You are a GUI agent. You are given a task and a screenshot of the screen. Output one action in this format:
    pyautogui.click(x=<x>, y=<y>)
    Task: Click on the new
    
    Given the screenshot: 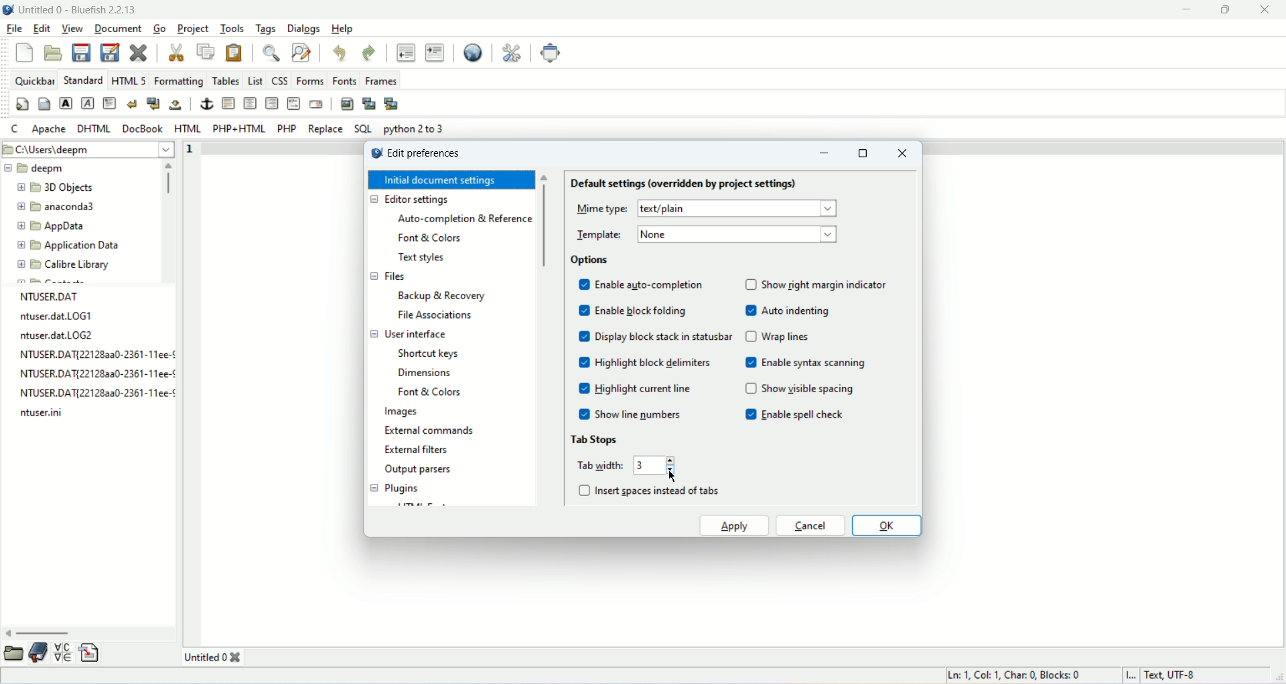 What is the action you would take?
    pyautogui.click(x=24, y=53)
    